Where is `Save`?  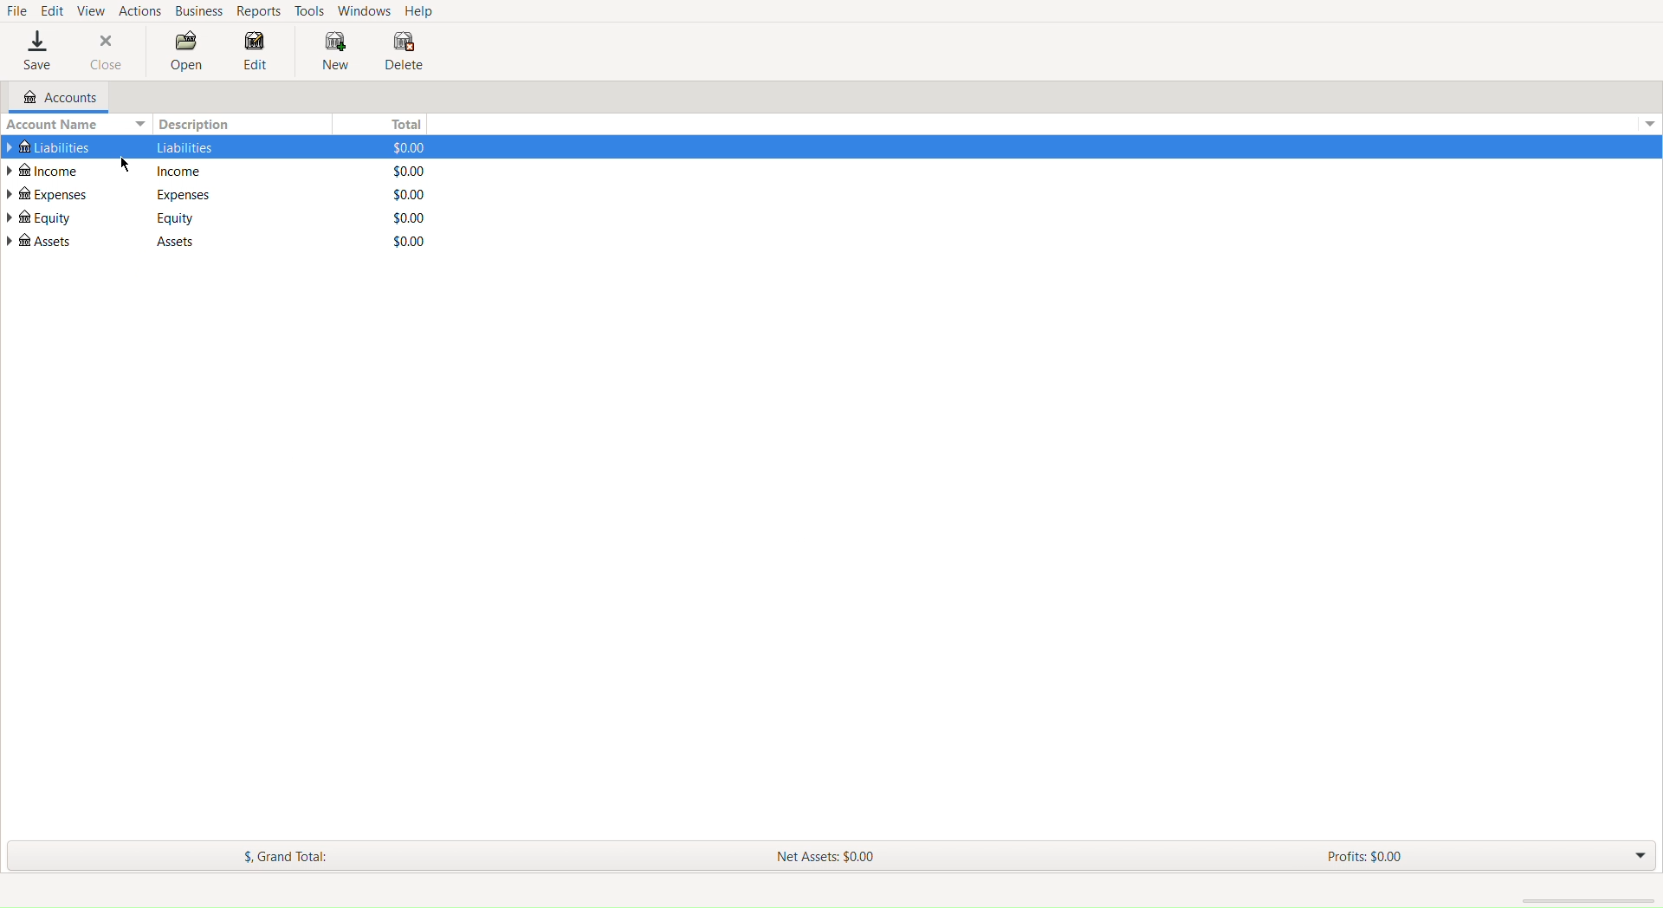 Save is located at coordinates (30, 53).